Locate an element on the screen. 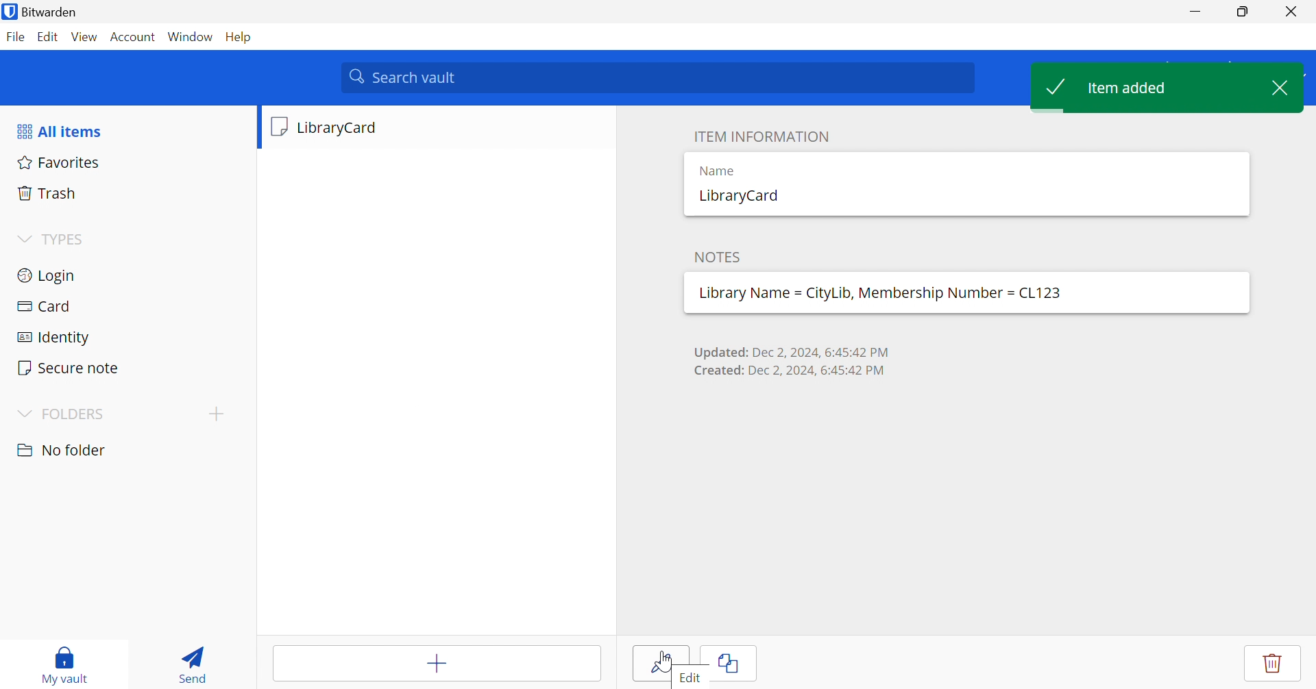 The height and width of the screenshot is (689, 1316). Edit is located at coordinates (693, 678).